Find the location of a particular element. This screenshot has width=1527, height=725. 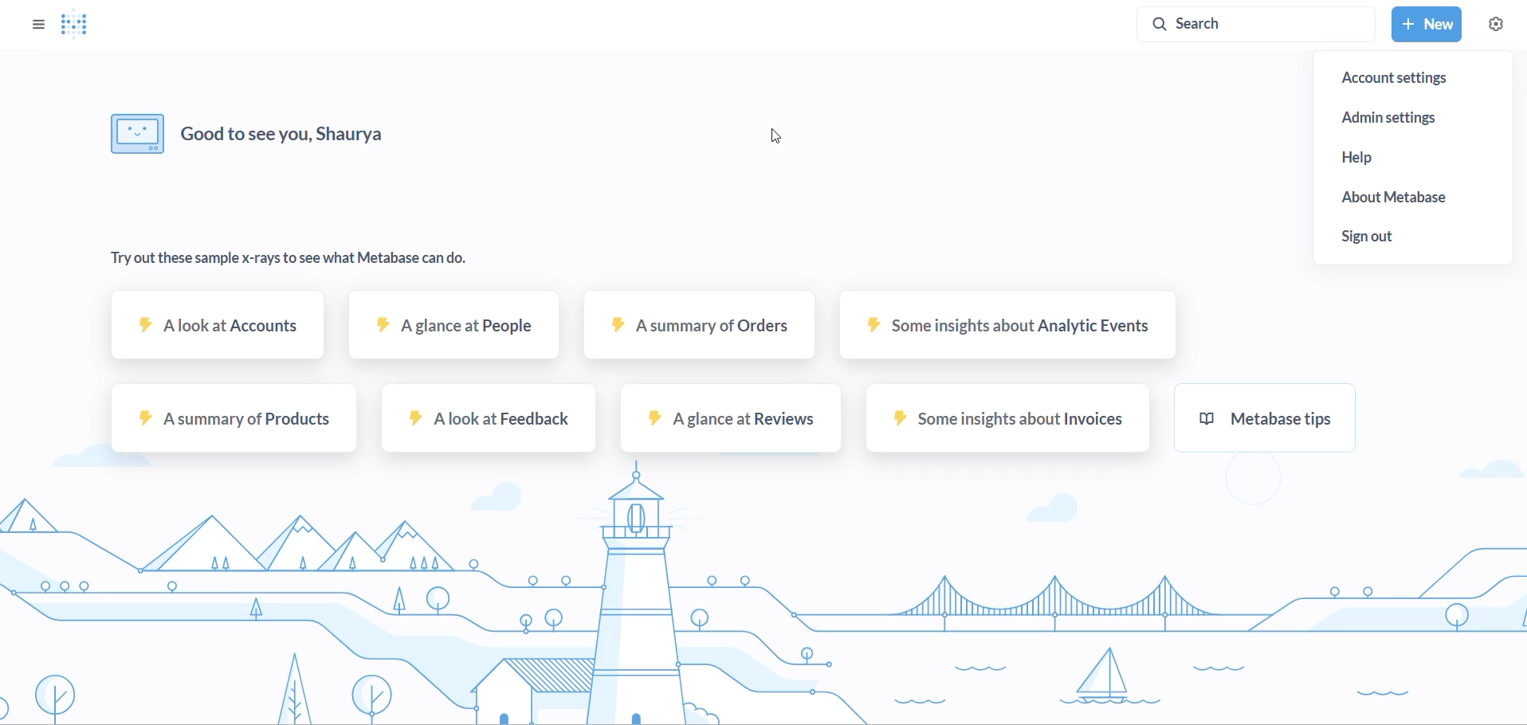

account setting is located at coordinates (1413, 78).